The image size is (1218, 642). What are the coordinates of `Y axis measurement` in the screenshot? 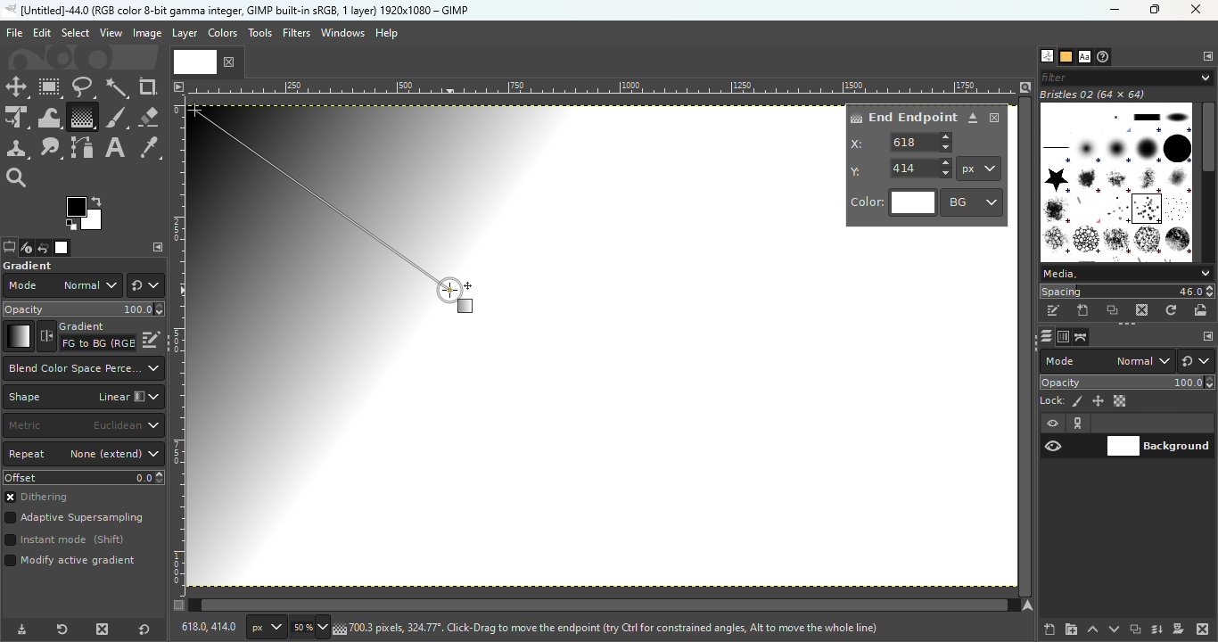 It's located at (901, 167).